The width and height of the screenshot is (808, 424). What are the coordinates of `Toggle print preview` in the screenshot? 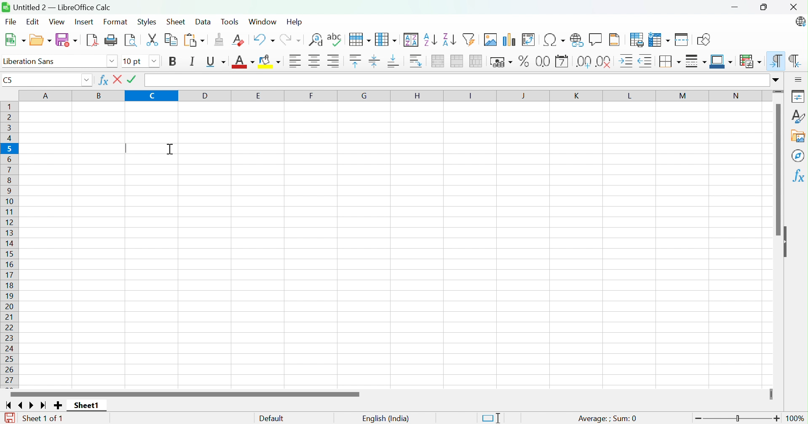 It's located at (131, 40).